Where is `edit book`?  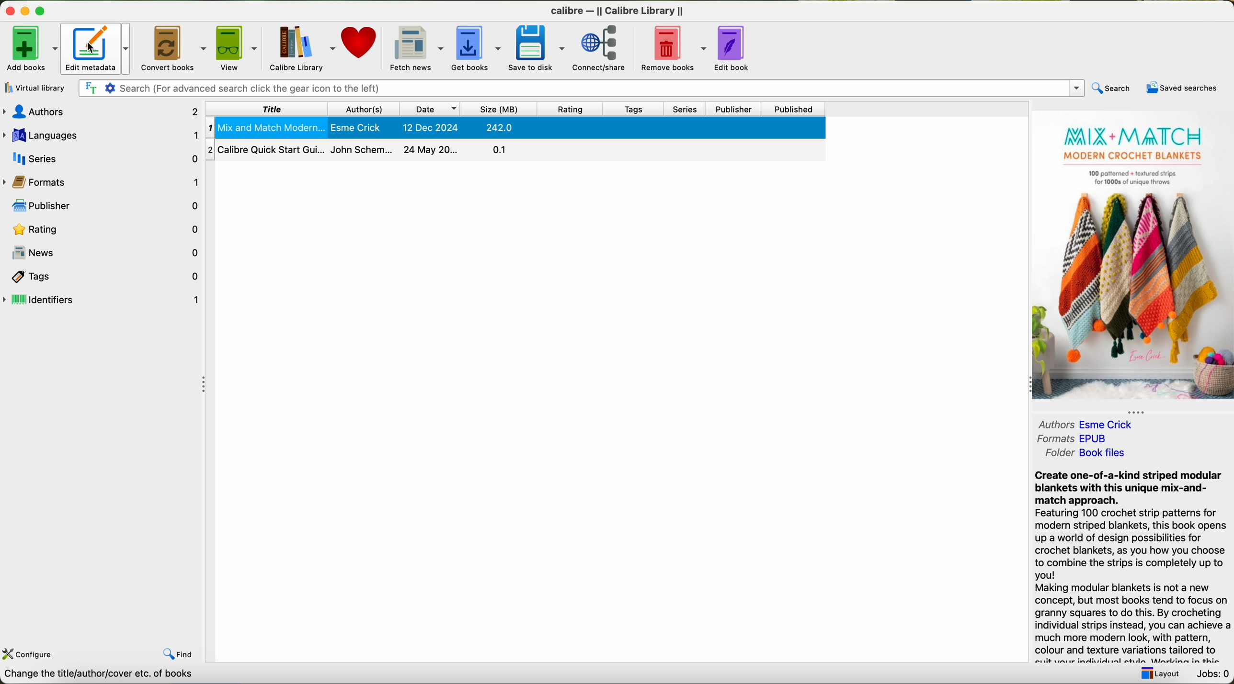
edit book is located at coordinates (734, 48).